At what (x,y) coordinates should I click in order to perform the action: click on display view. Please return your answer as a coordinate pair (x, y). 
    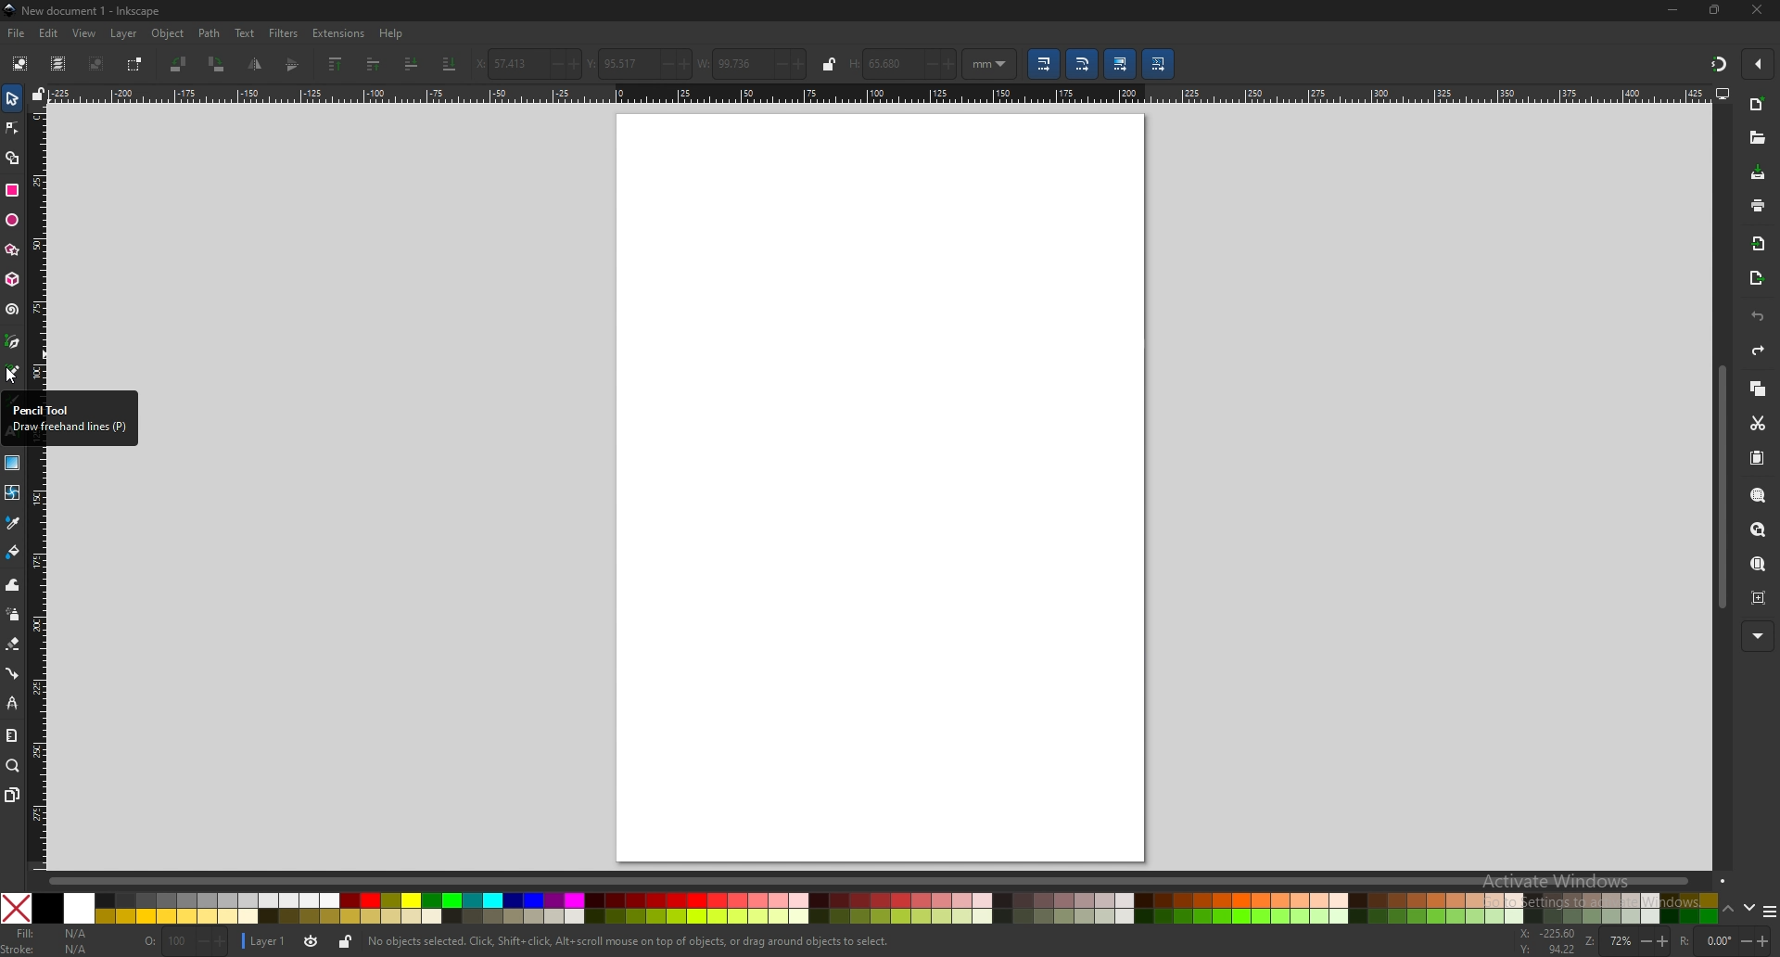
    Looking at the image, I should click on (1723, 94).